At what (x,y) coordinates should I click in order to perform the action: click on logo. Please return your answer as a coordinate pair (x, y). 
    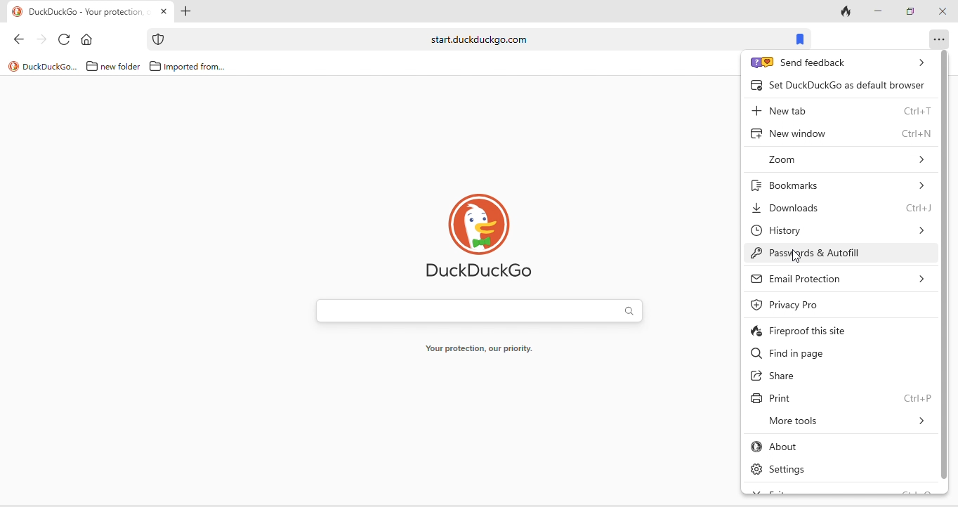
    Looking at the image, I should click on (18, 12).